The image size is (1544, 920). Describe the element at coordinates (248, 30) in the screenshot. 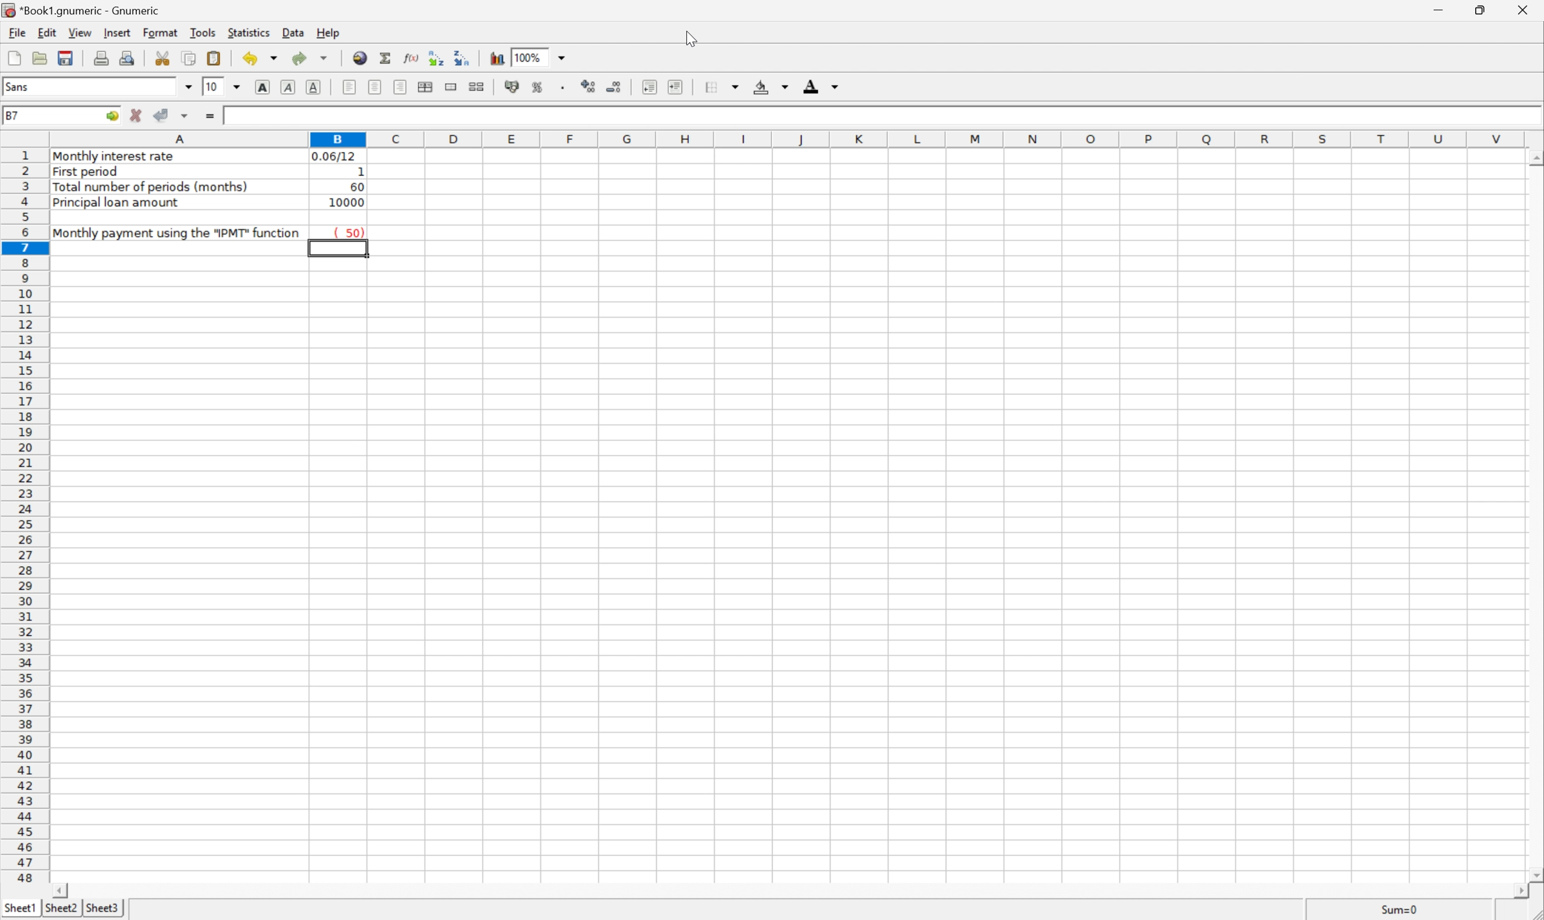

I see `Statistics` at that location.